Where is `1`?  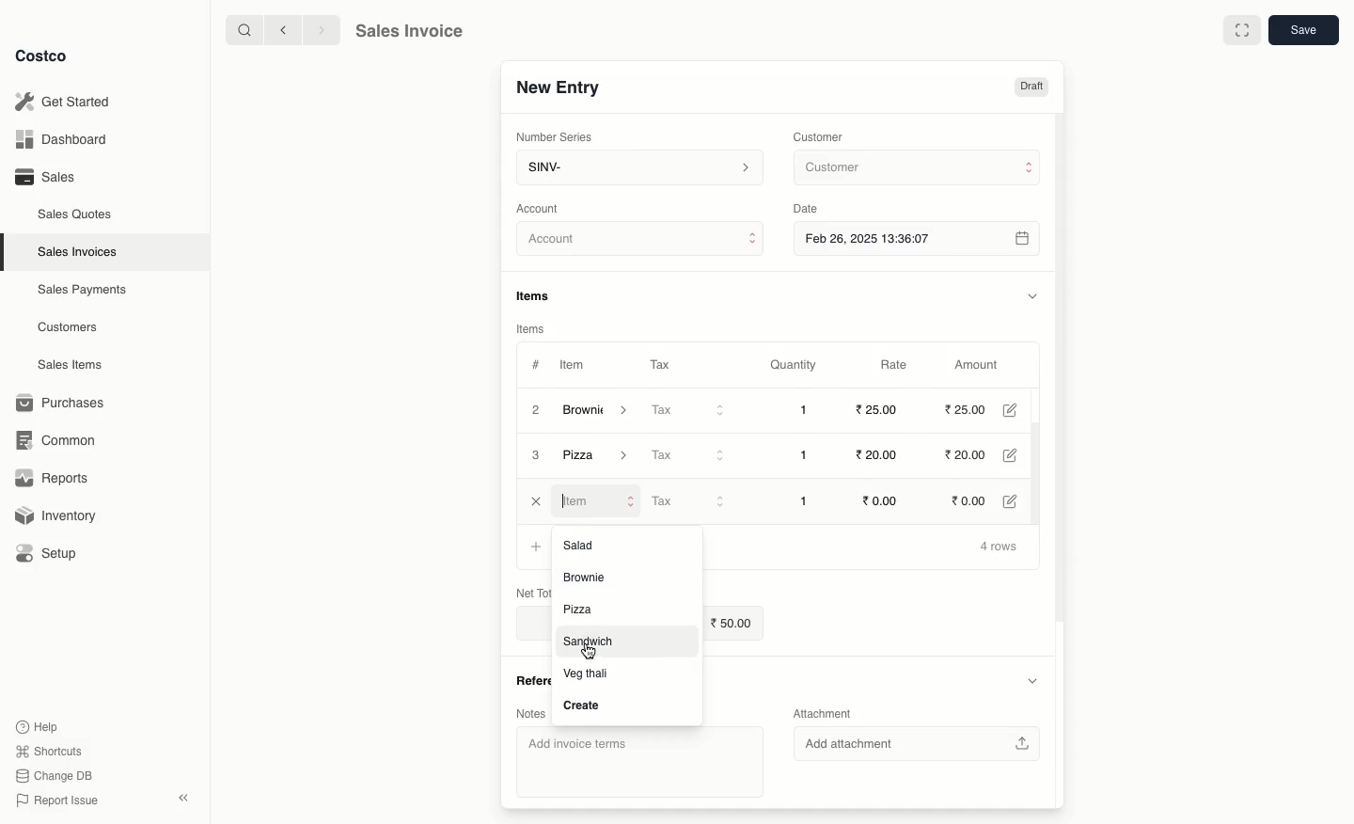 1 is located at coordinates (809, 455).